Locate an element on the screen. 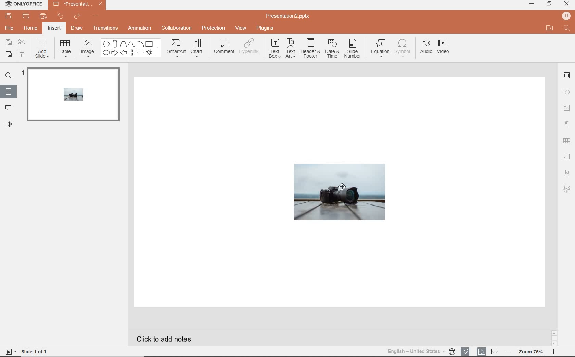  cursor is located at coordinates (343, 187).